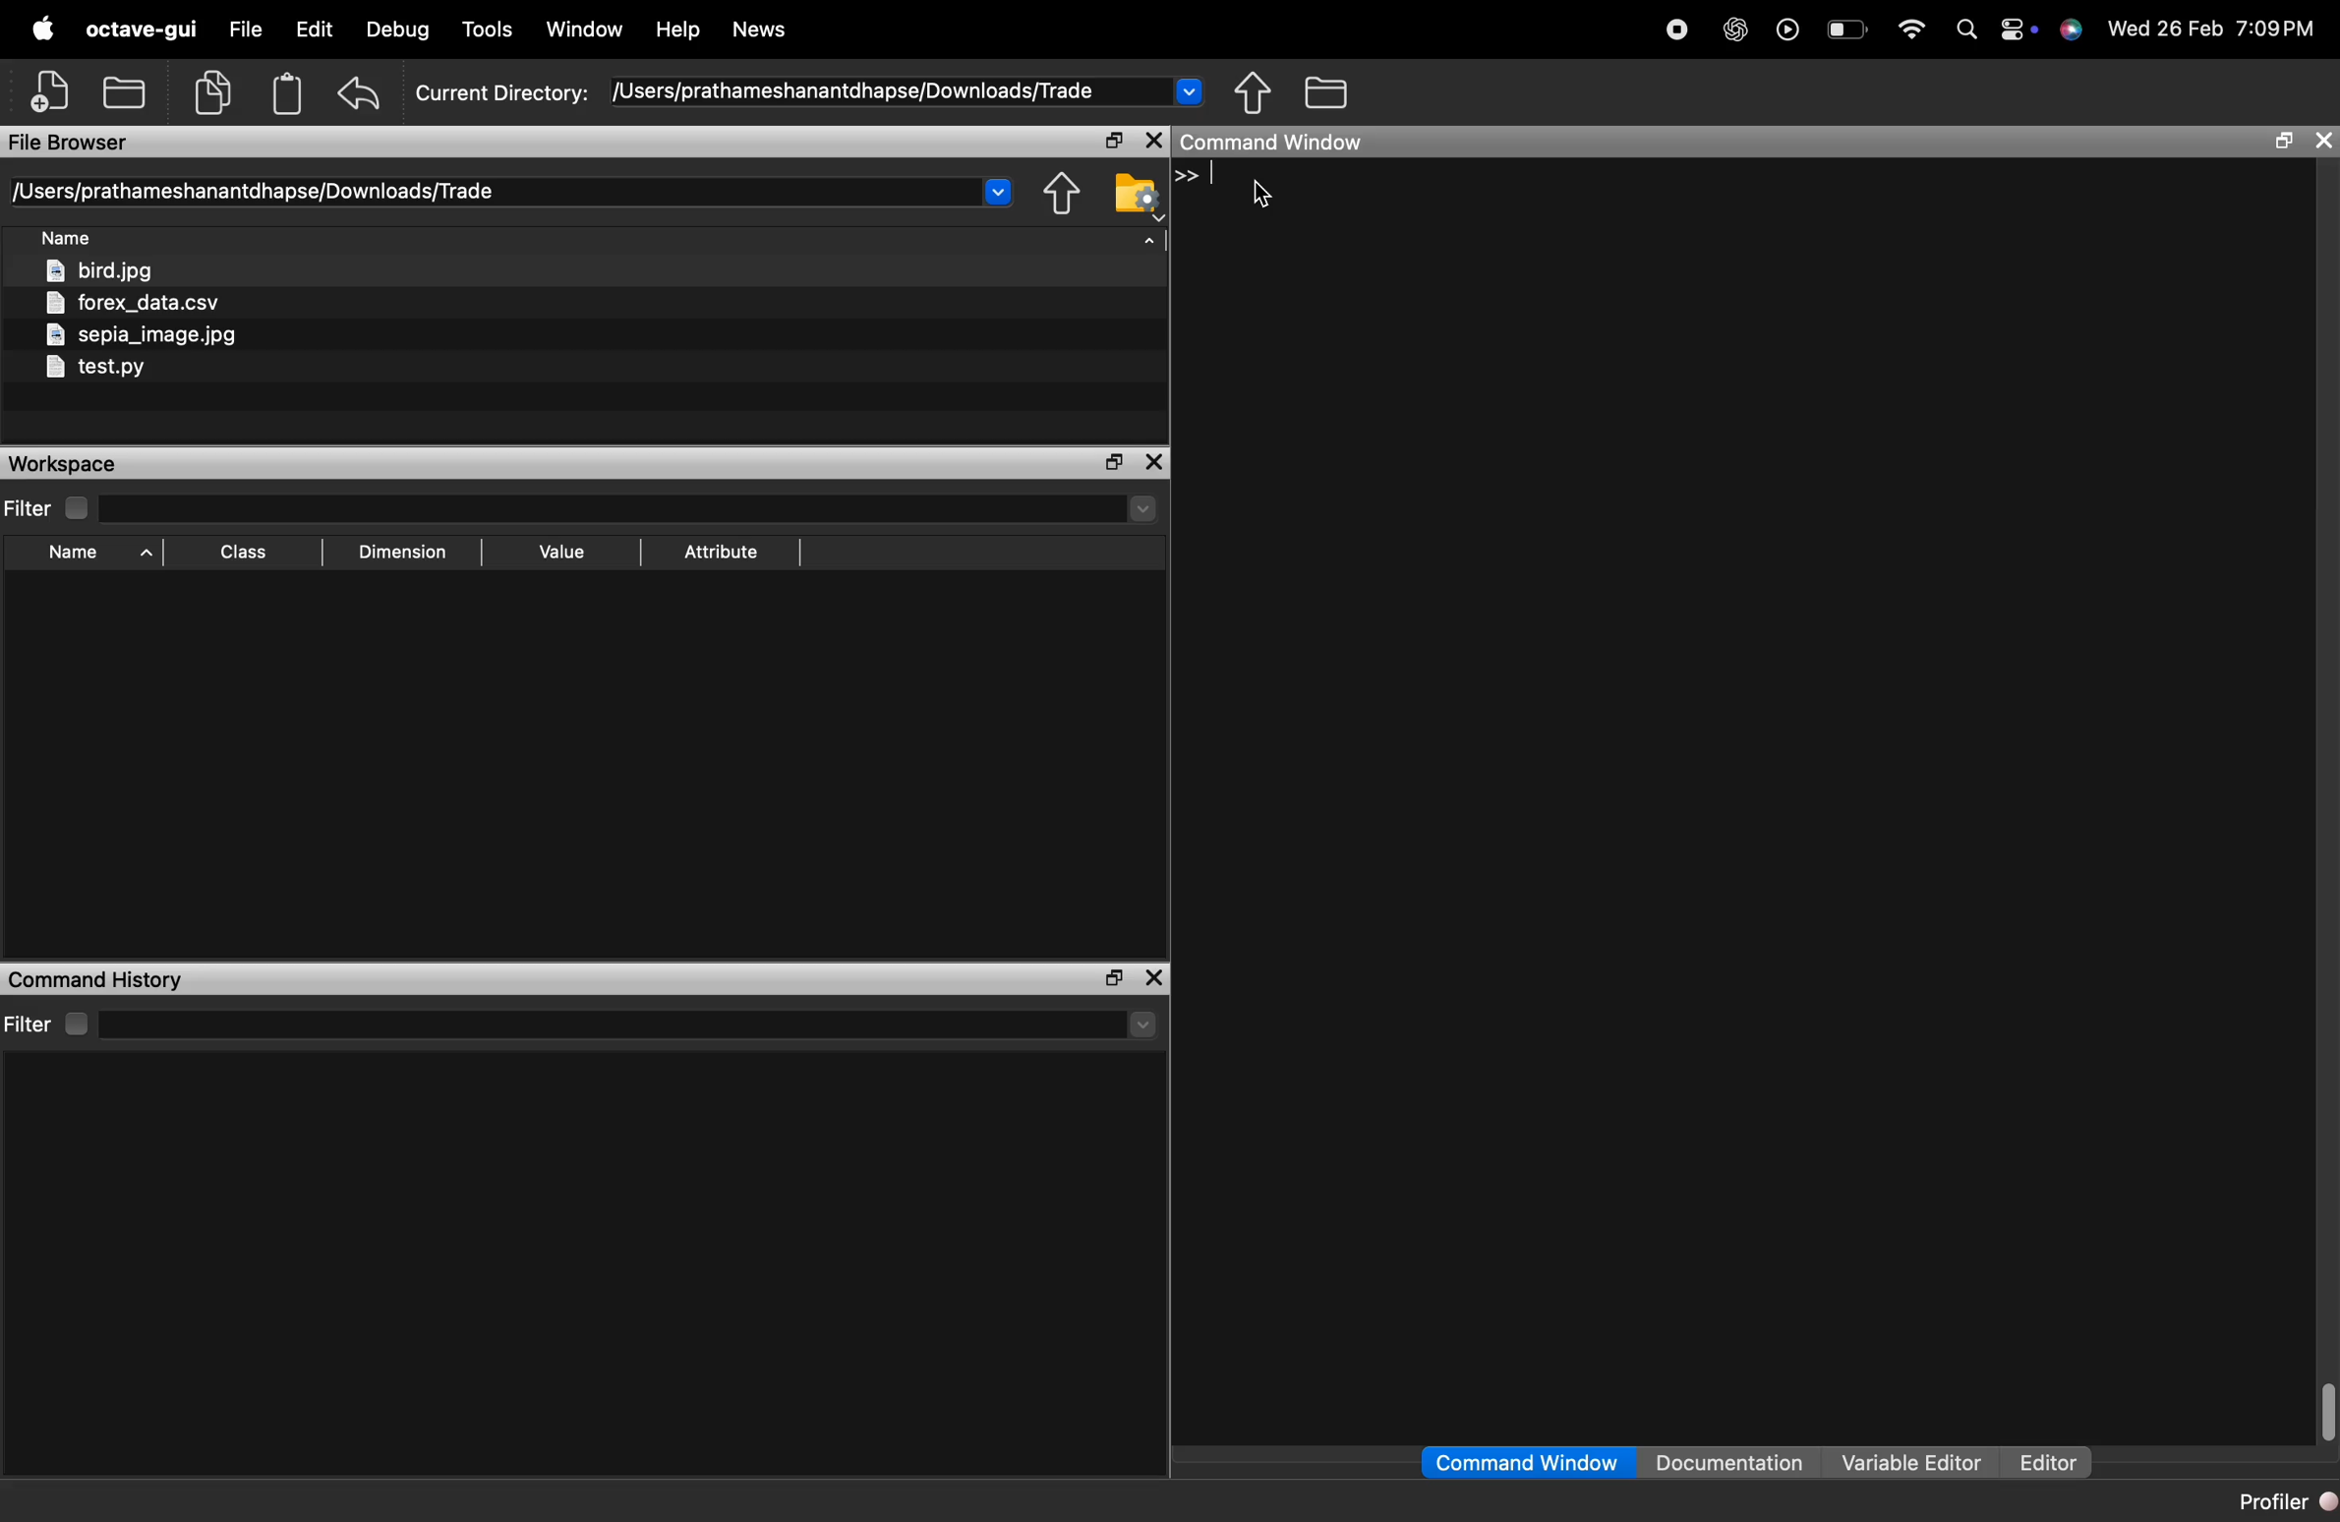 This screenshot has width=2340, height=1522. Describe the element at coordinates (1677, 31) in the screenshot. I see `record` at that location.